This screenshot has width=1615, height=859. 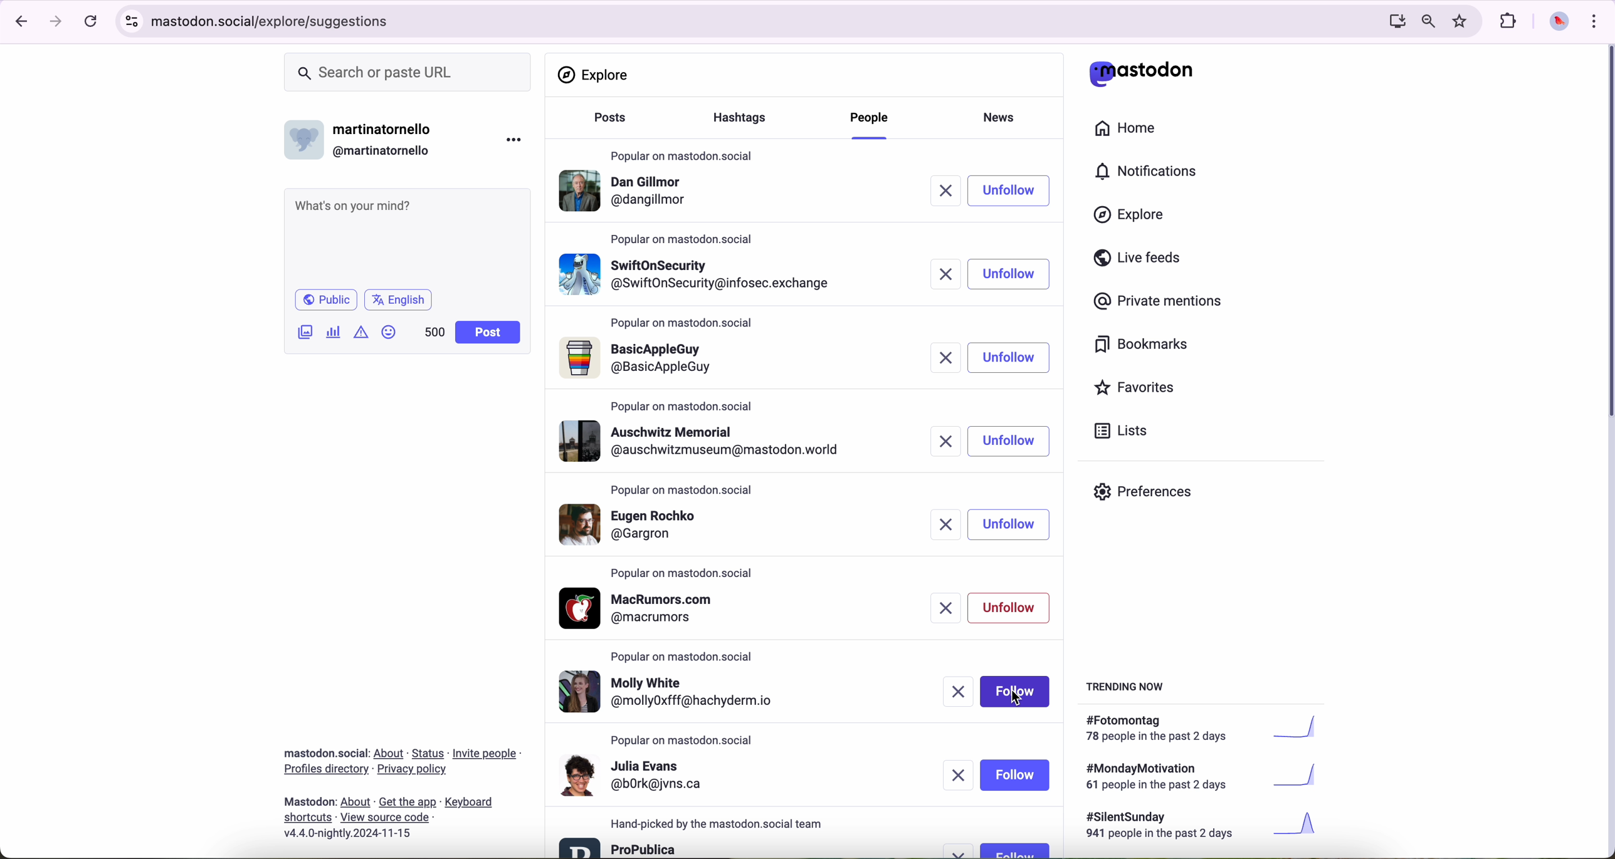 I want to click on popular on mastodon.social, so click(x=688, y=654).